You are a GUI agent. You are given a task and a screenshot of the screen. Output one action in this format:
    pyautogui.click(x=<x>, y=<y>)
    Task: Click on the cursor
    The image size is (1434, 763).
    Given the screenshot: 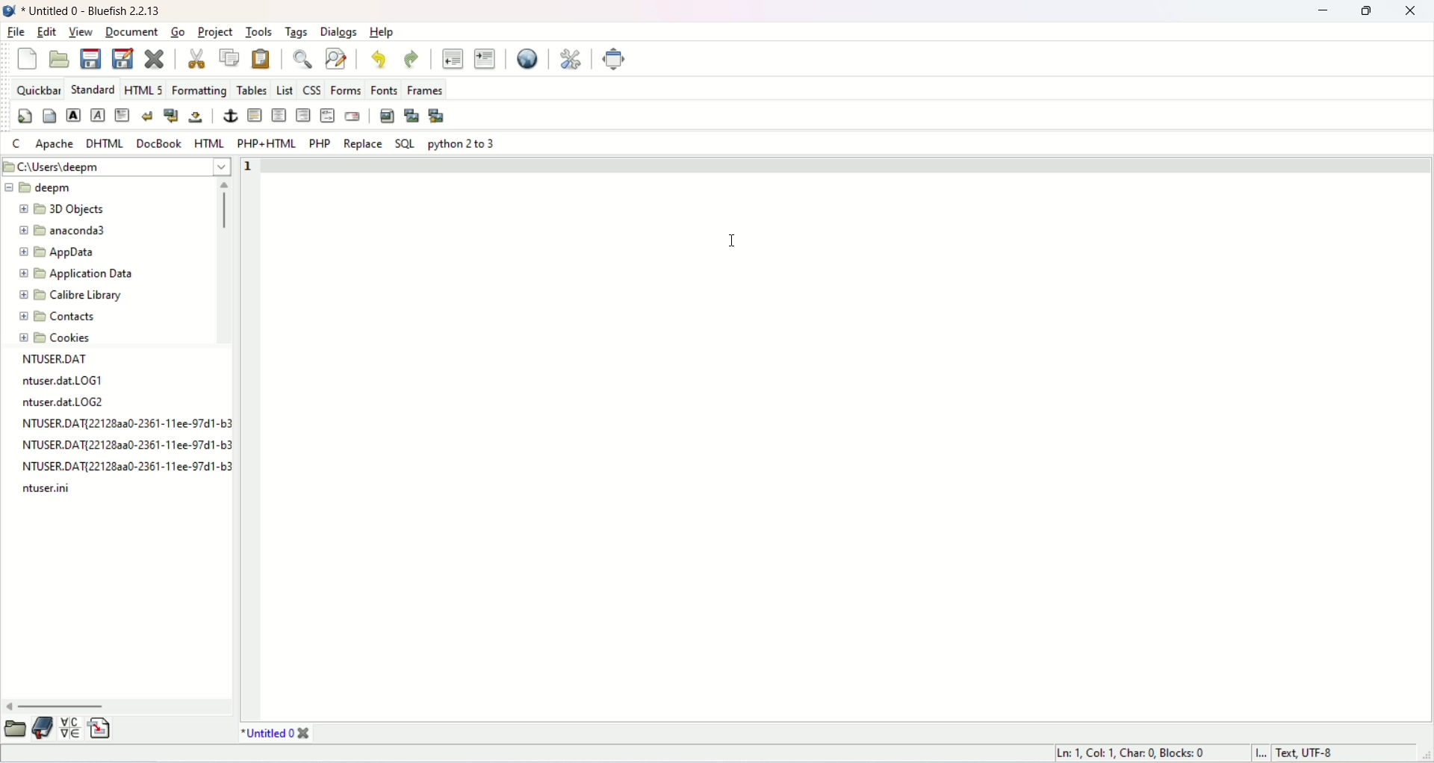 What is the action you would take?
    pyautogui.click(x=734, y=243)
    